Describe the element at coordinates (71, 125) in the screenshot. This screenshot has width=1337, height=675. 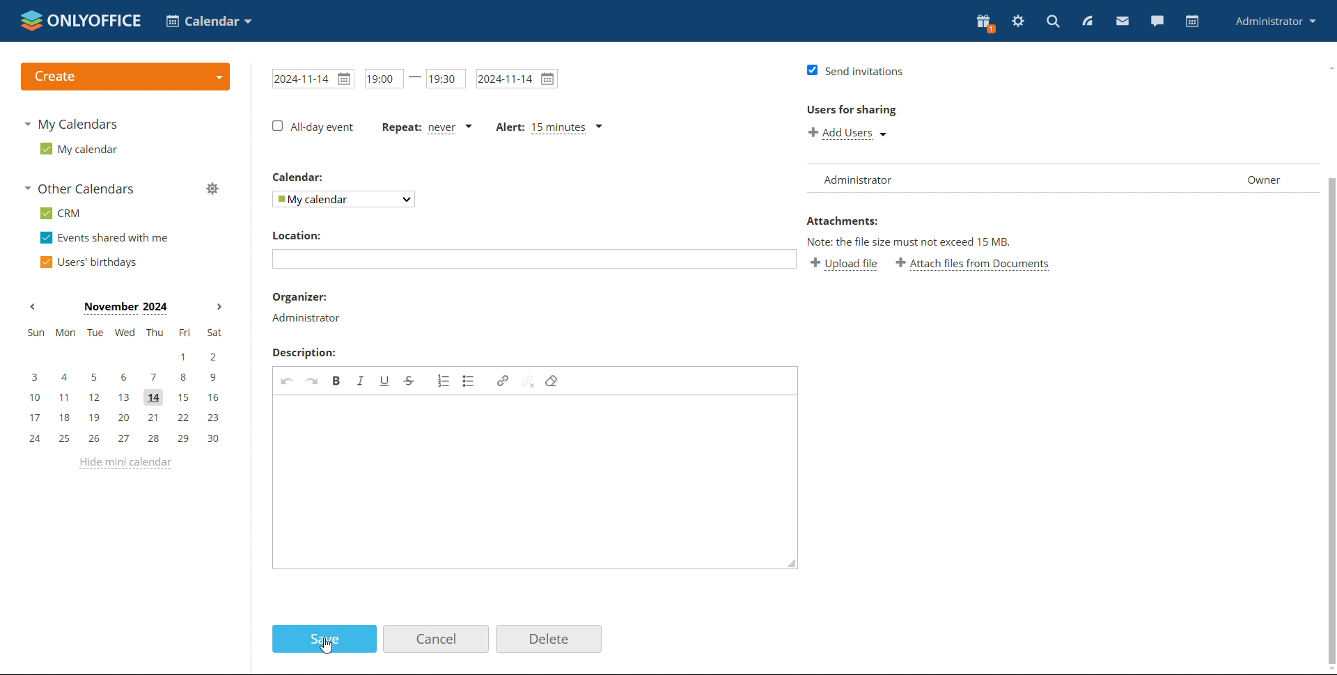
I see `my calendars` at that location.